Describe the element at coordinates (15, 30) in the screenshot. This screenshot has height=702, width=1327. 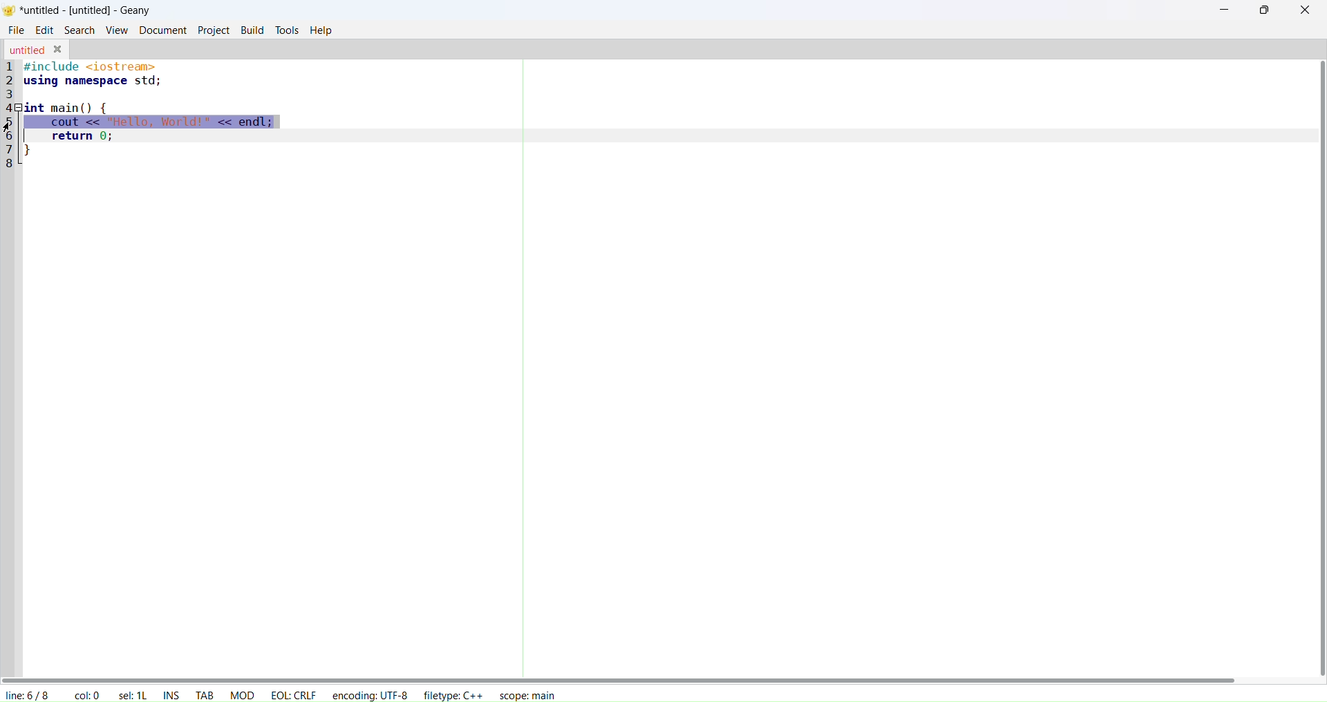
I see `file` at that location.